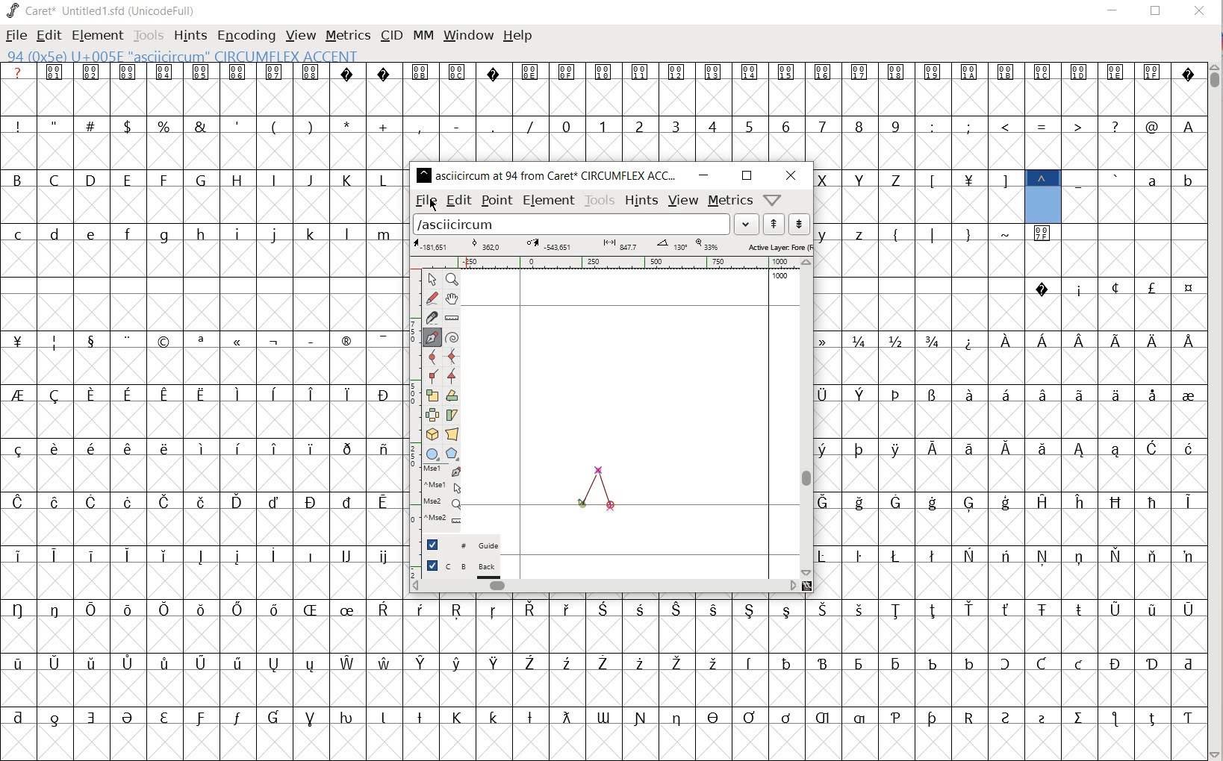 Image resolution: width=1223 pixels, height=761 pixels. Describe the element at coordinates (433, 454) in the screenshot. I see `rectangle or ellipse` at that location.